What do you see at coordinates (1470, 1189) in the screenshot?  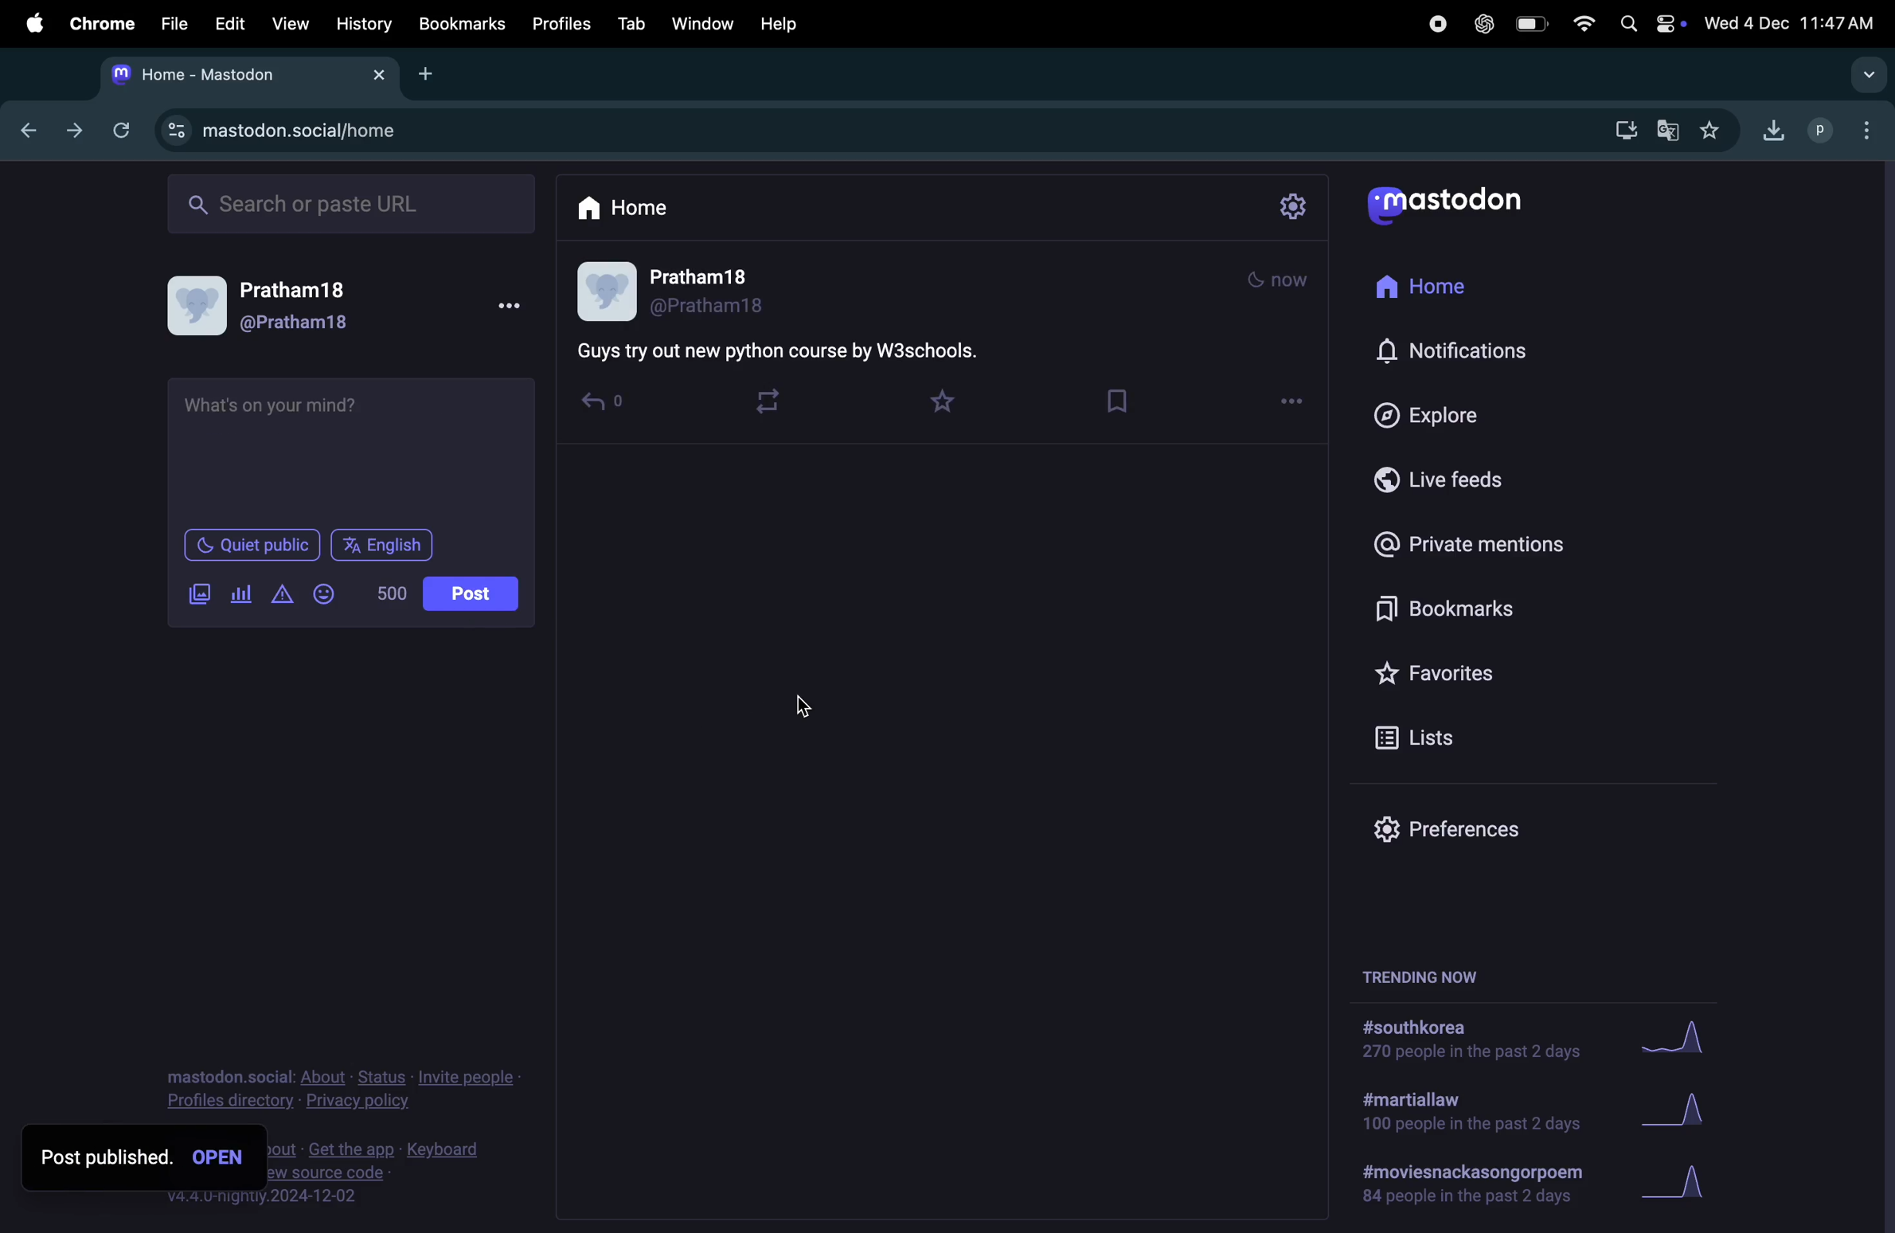 I see `# movies and poem` at bounding box center [1470, 1189].